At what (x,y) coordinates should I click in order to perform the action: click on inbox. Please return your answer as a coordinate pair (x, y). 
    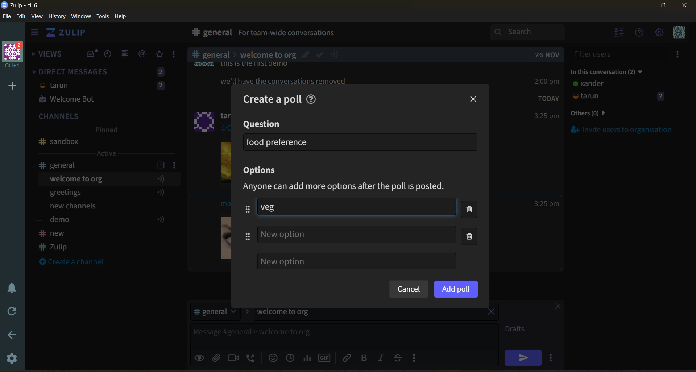
    Looking at the image, I should click on (92, 54).